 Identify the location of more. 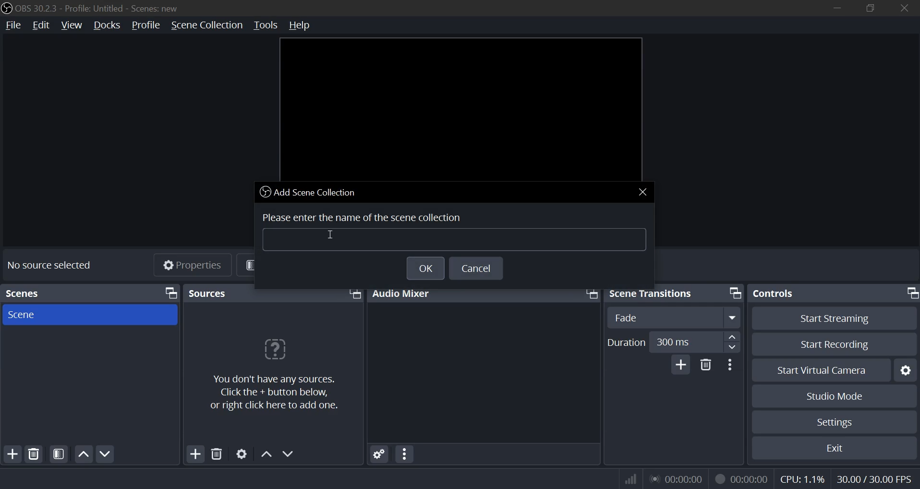
(405, 454).